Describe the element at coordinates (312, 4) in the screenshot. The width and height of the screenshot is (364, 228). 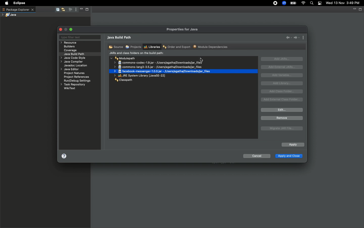
I see `Search` at that location.